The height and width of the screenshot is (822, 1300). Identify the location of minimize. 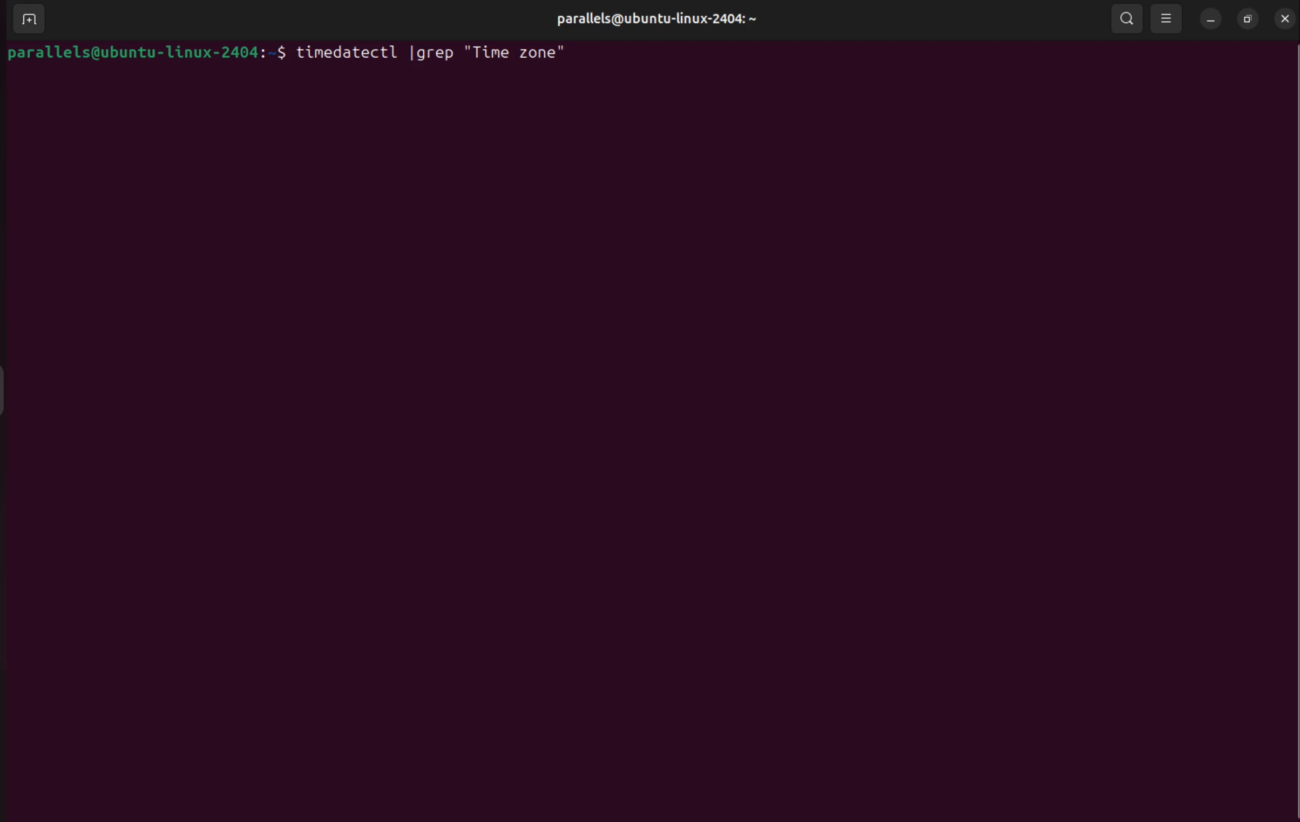
(1209, 19).